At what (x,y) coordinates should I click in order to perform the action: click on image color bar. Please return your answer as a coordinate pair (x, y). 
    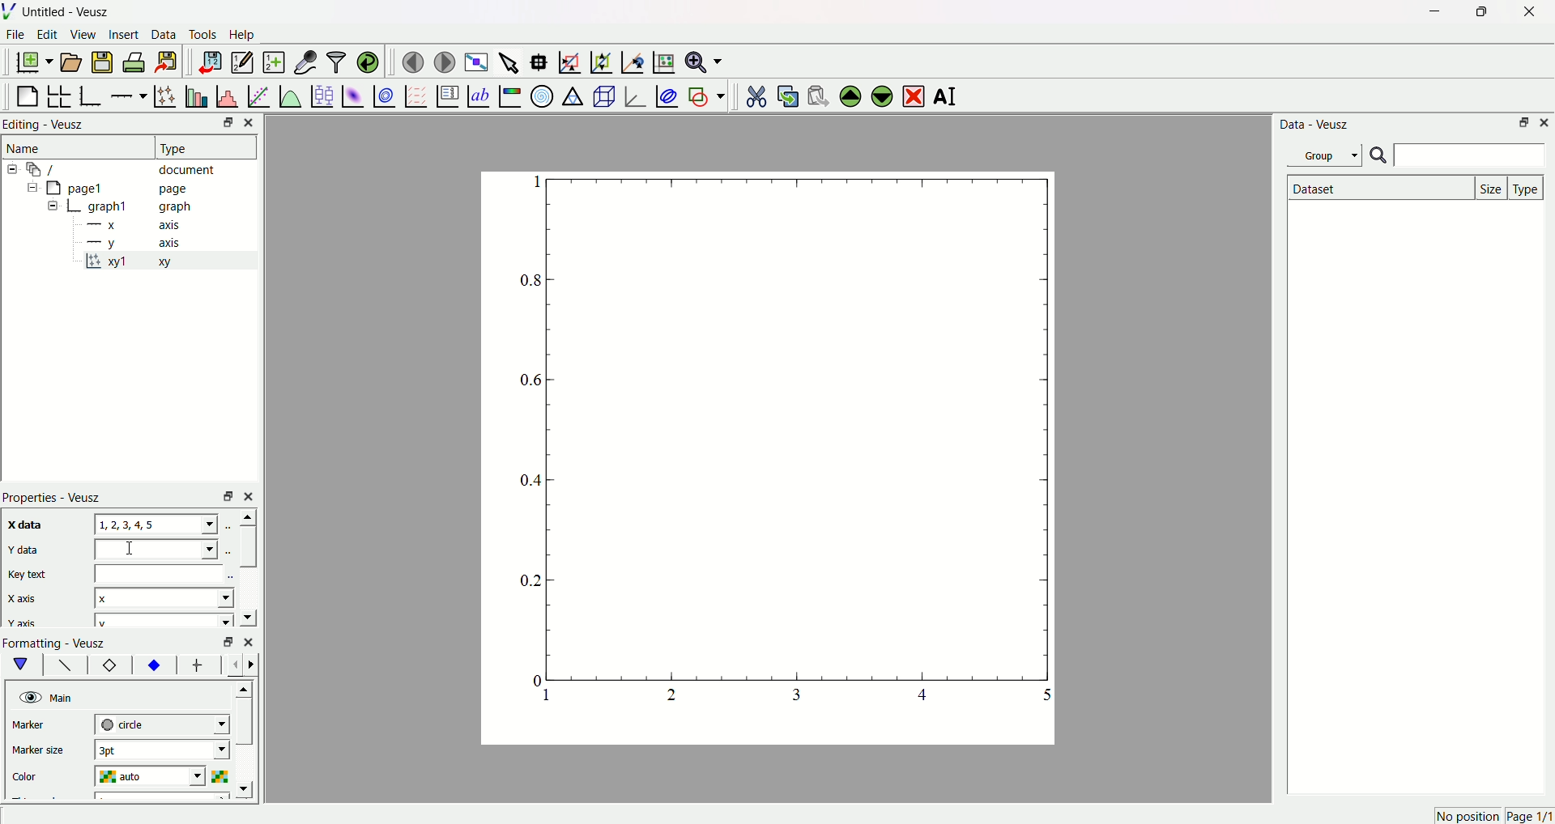
    Looking at the image, I should click on (509, 96).